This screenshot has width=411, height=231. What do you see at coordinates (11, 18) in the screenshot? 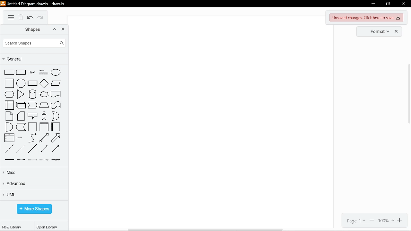
I see `diagram` at bounding box center [11, 18].